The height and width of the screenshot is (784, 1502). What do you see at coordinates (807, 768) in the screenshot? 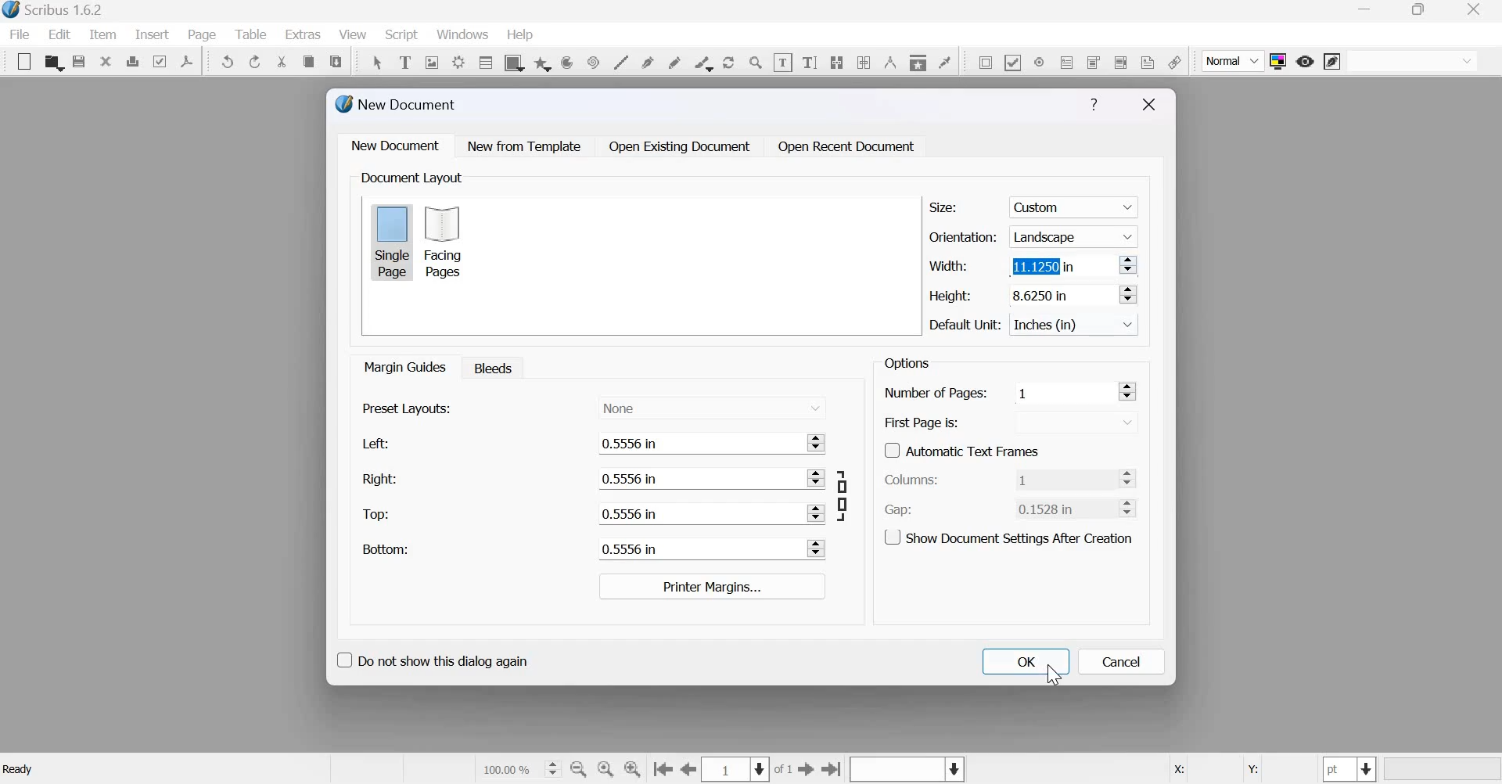
I see `go to the next page` at bounding box center [807, 768].